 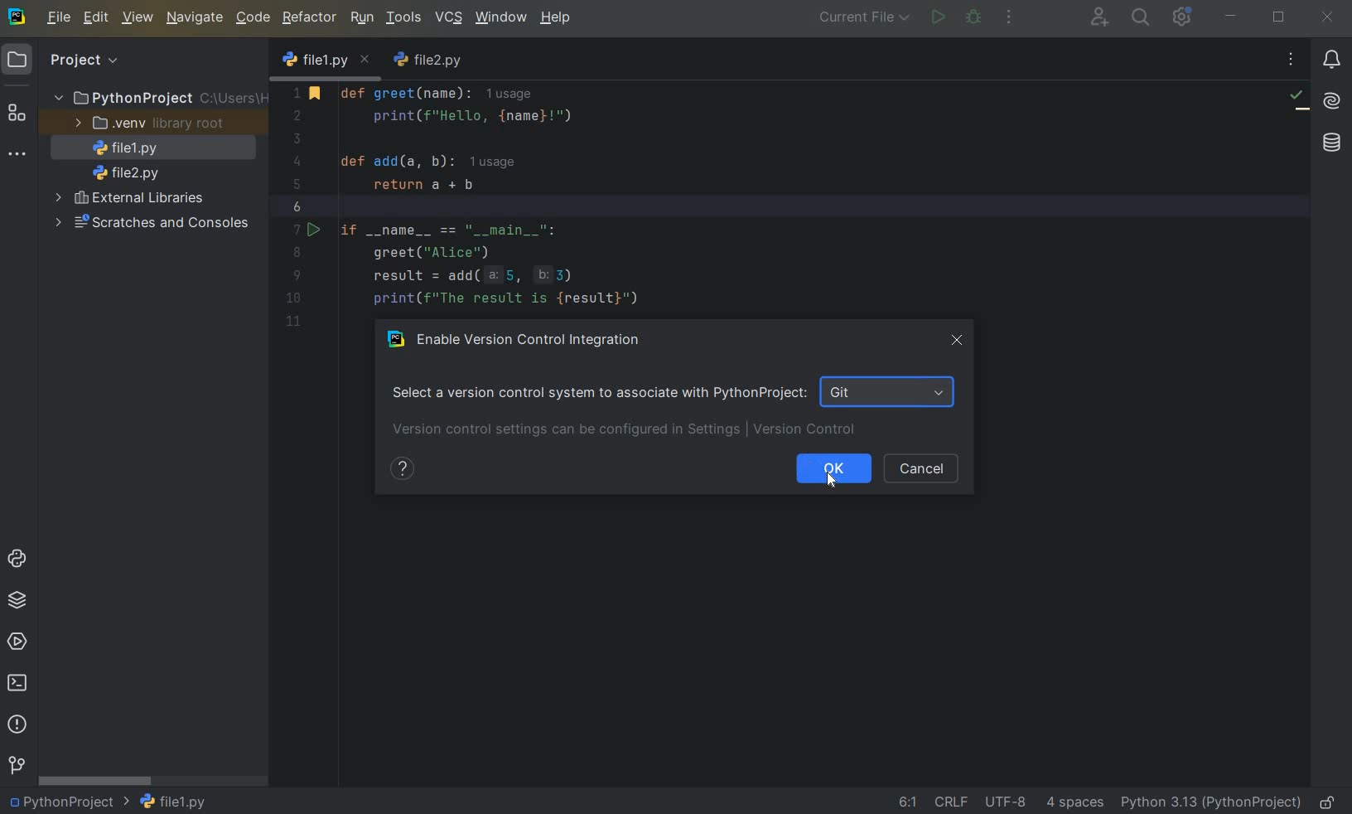 What do you see at coordinates (1077, 802) in the screenshot?
I see `indent` at bounding box center [1077, 802].